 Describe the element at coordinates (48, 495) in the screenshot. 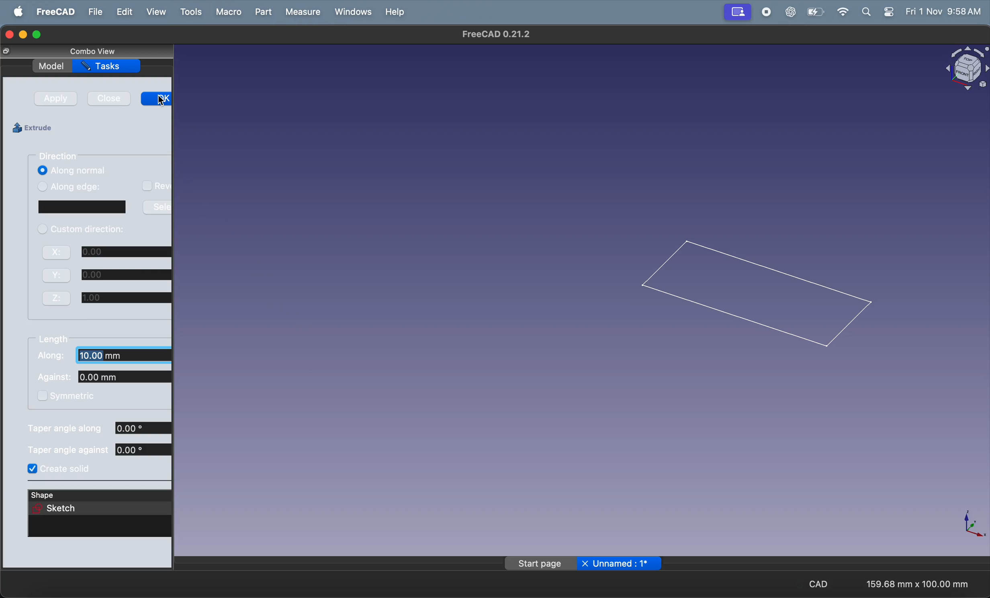

I see `shape sketch` at that location.